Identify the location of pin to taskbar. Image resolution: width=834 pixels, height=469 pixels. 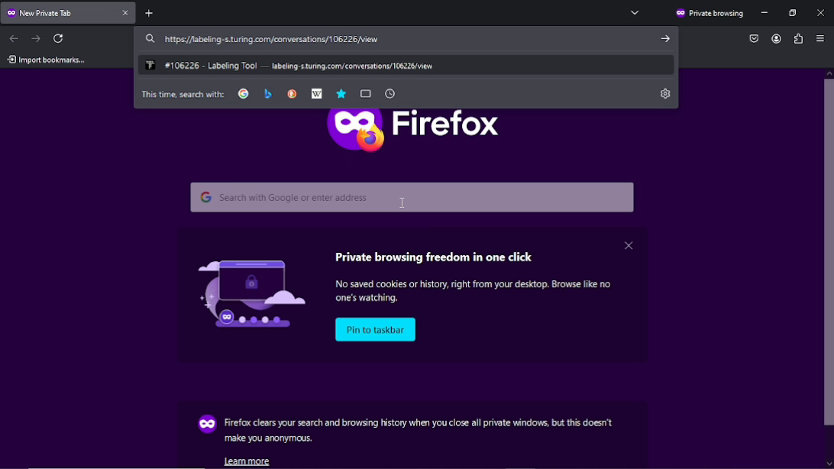
(377, 330).